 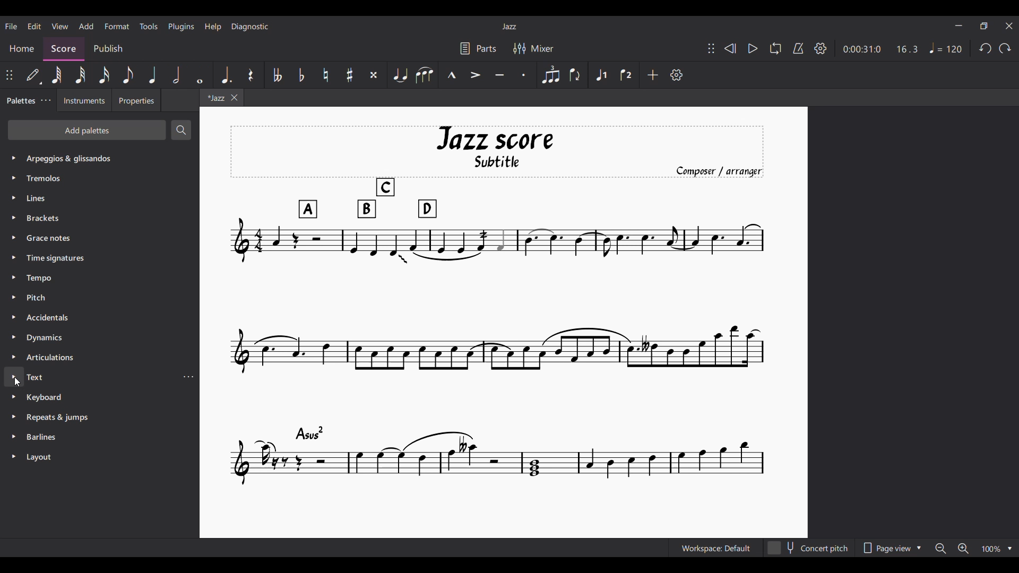 What do you see at coordinates (374, 74) in the screenshot?
I see `Toggle double sharp` at bounding box center [374, 74].